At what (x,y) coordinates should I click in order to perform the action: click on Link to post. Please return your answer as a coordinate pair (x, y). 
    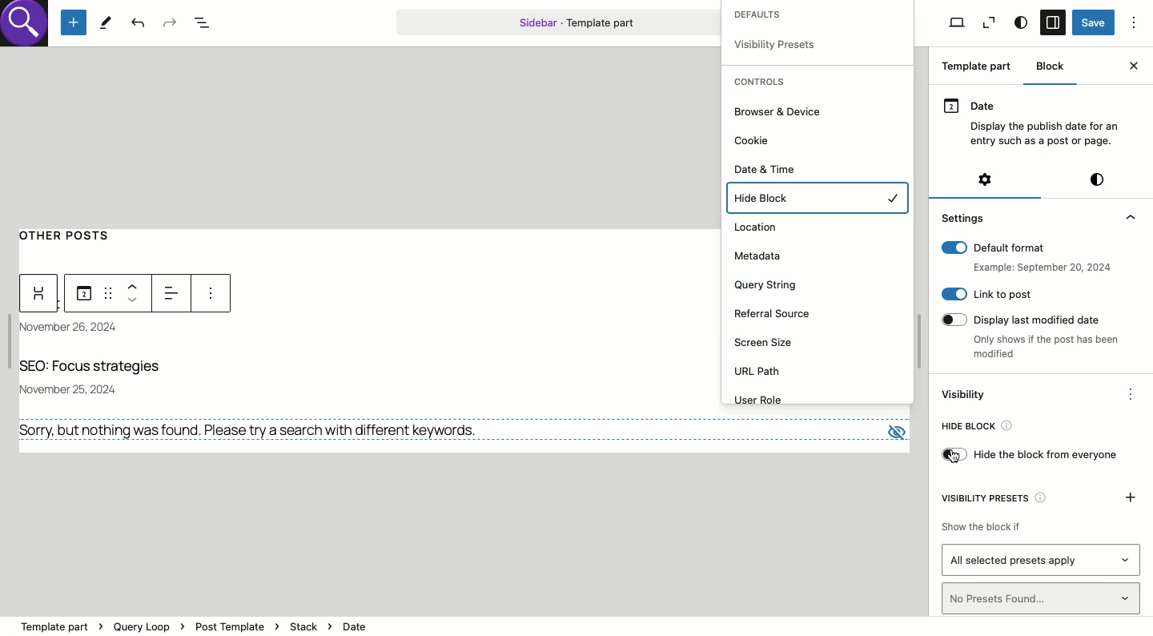
    Looking at the image, I should click on (986, 294).